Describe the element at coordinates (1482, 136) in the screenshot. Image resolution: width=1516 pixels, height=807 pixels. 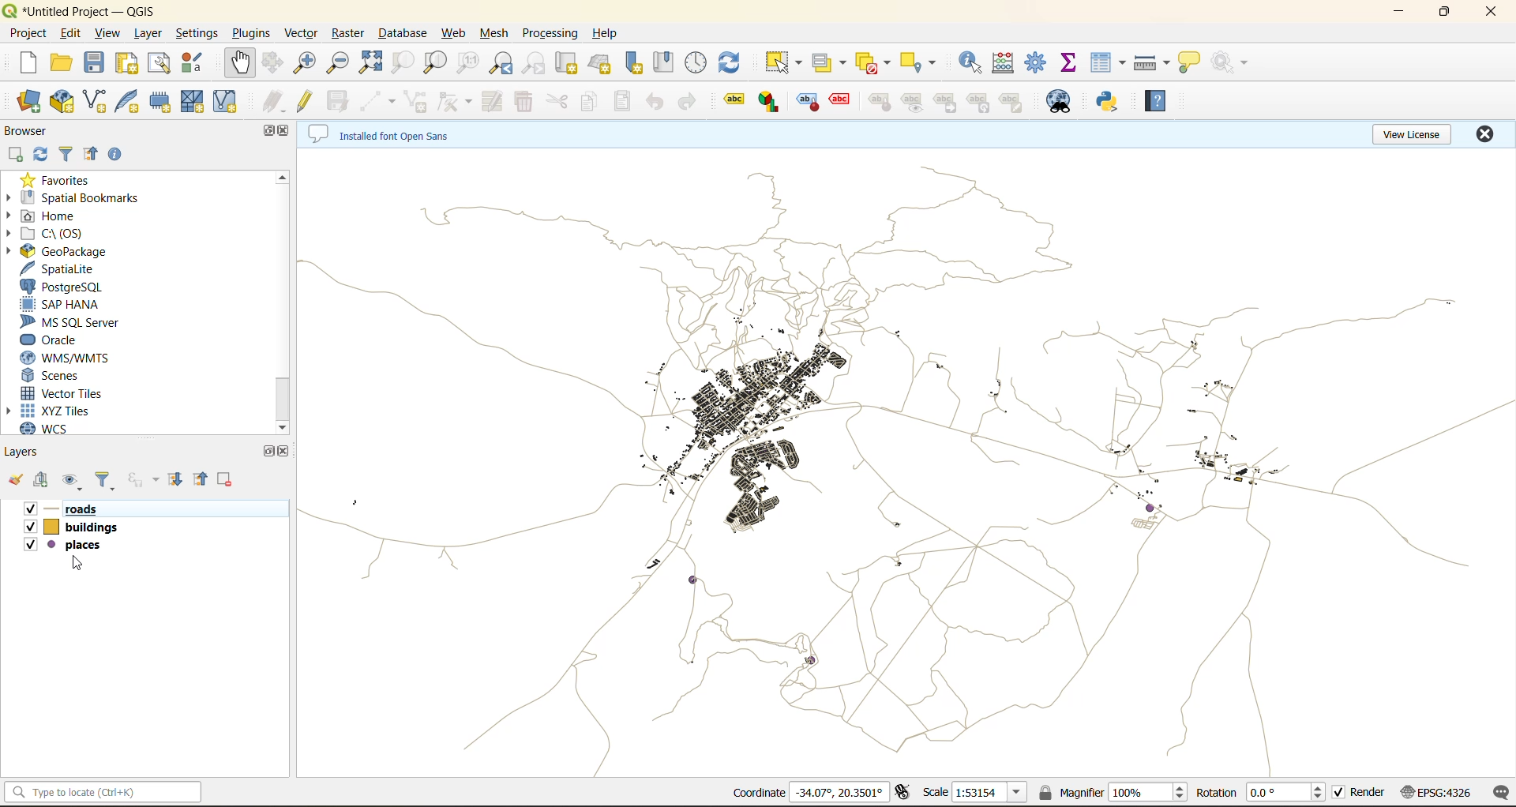
I see `close` at that location.